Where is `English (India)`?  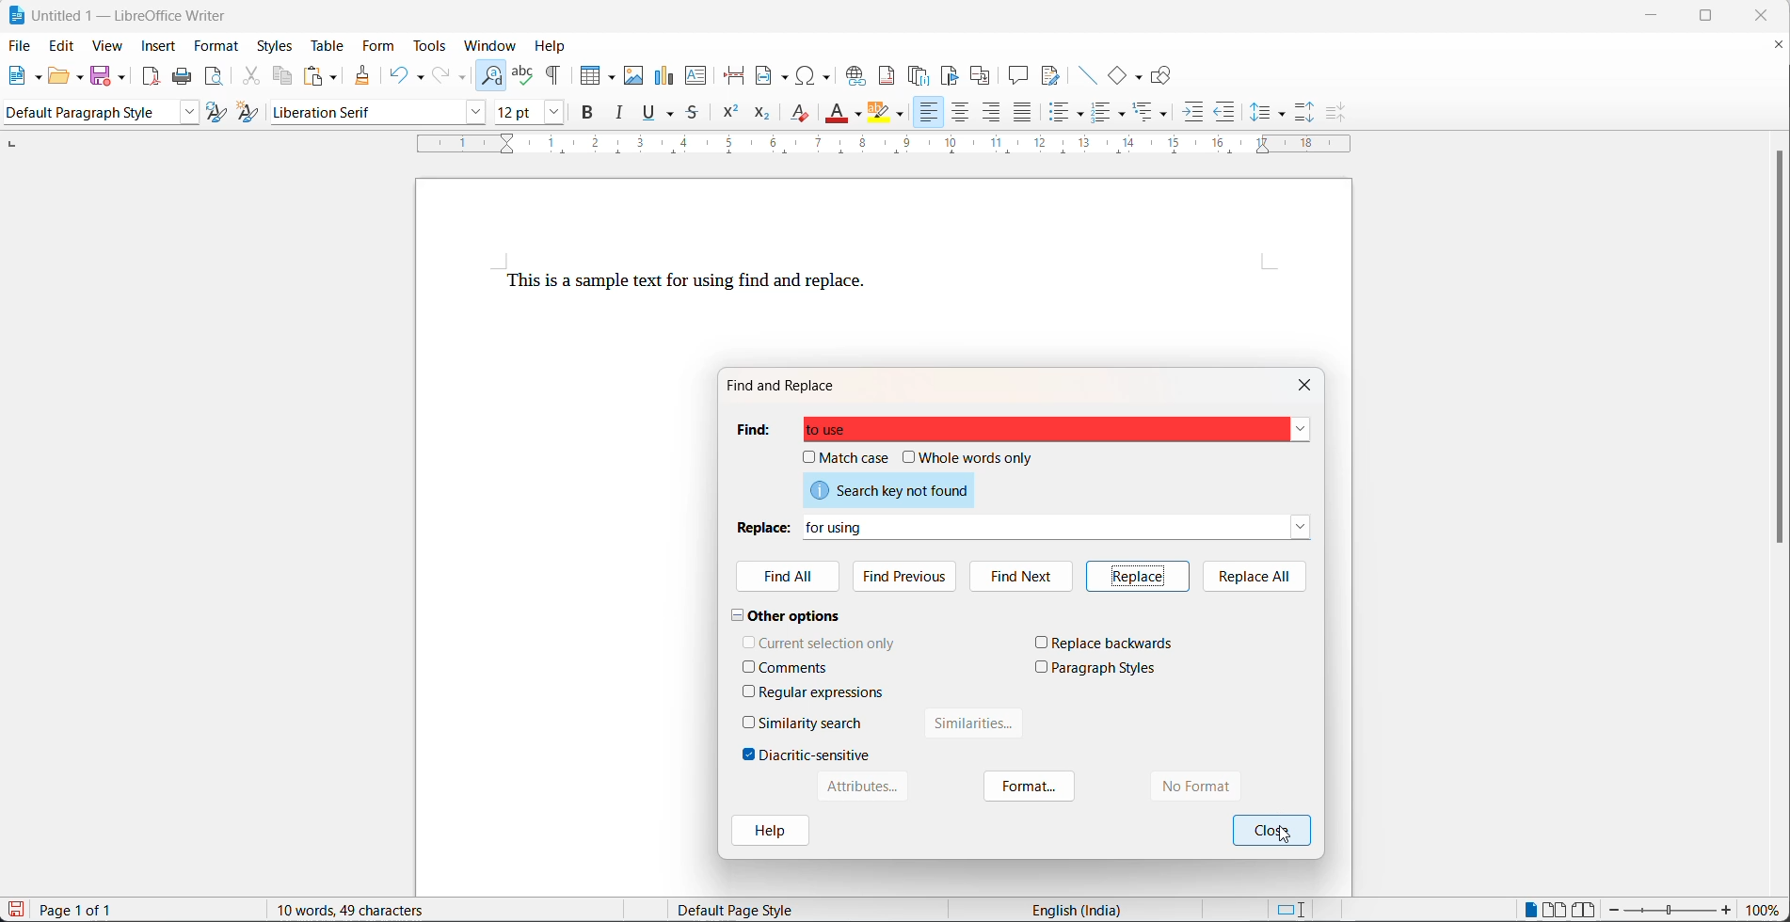
English (India) is located at coordinates (1082, 909).